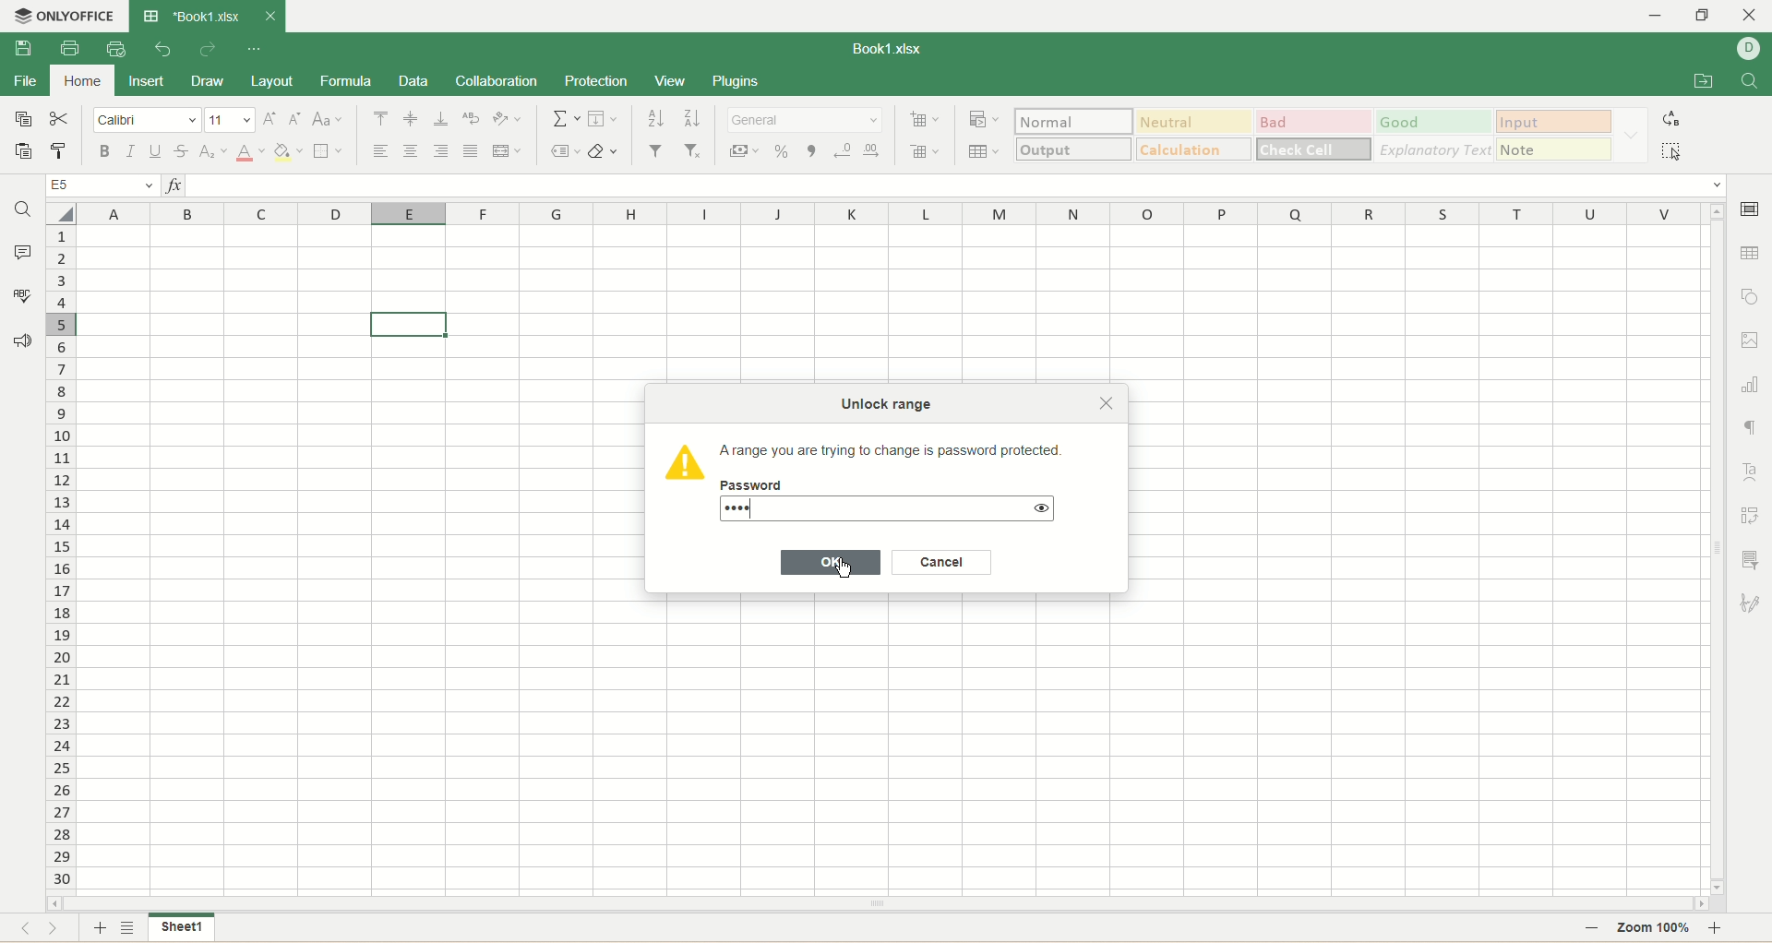 The image size is (1772, 943). Describe the element at coordinates (411, 326) in the screenshot. I see `active cell` at that location.